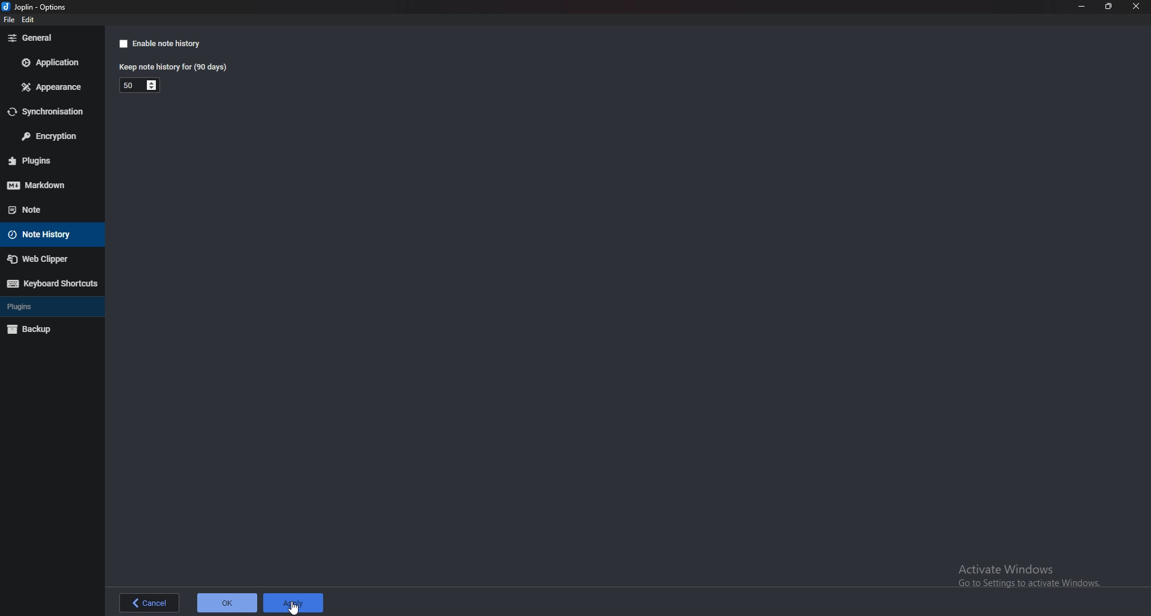  I want to click on minimize, so click(1081, 7).